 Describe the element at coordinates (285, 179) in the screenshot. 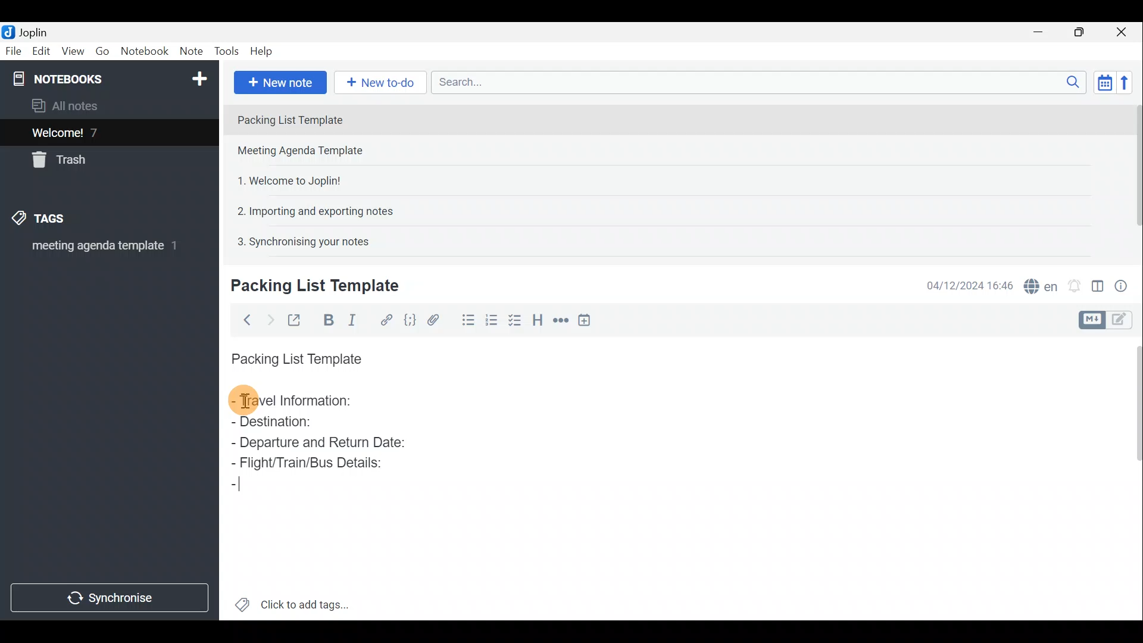

I see `Note 3` at that location.